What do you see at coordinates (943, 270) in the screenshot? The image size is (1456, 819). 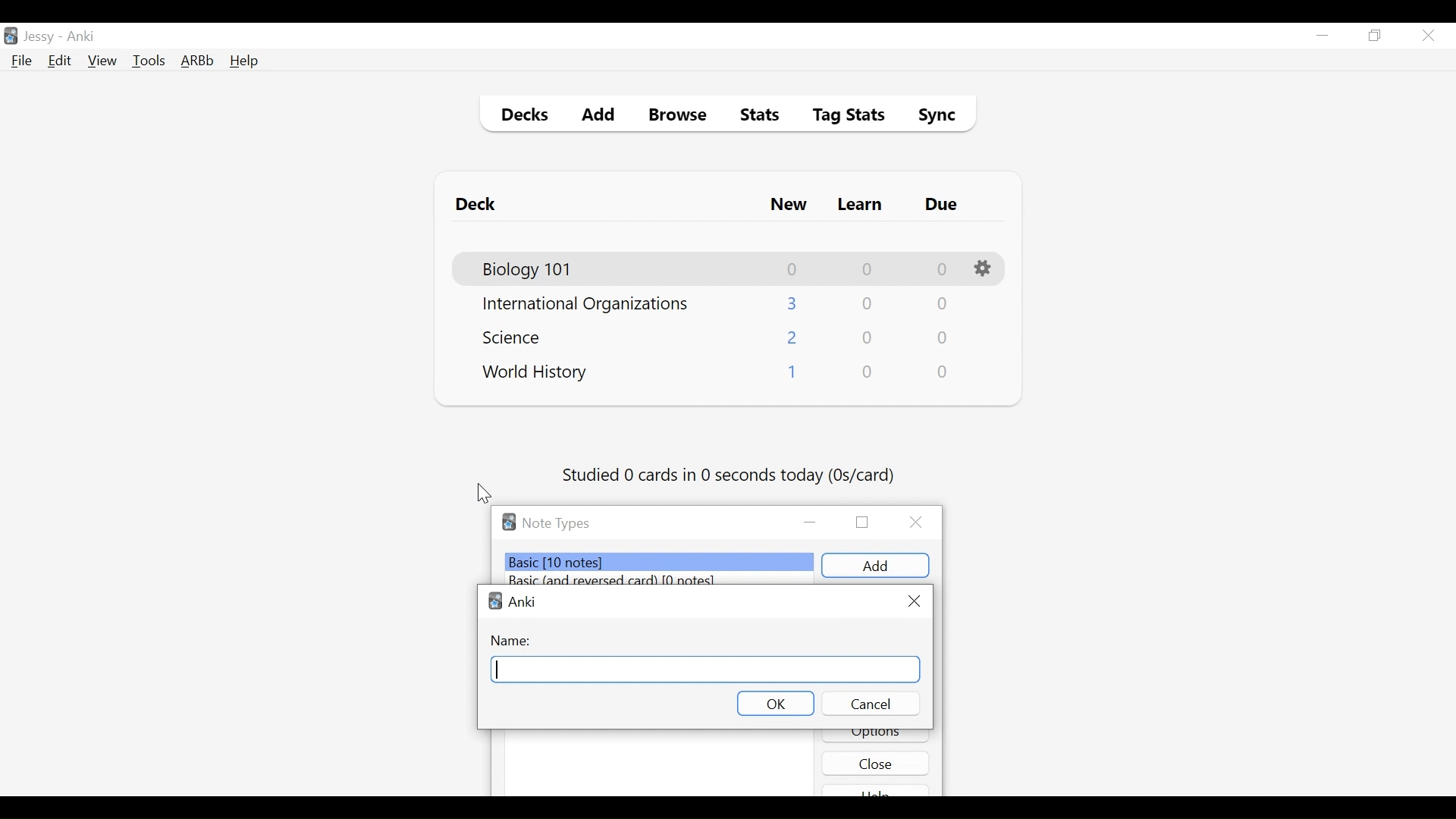 I see `Due Card Count` at bounding box center [943, 270].